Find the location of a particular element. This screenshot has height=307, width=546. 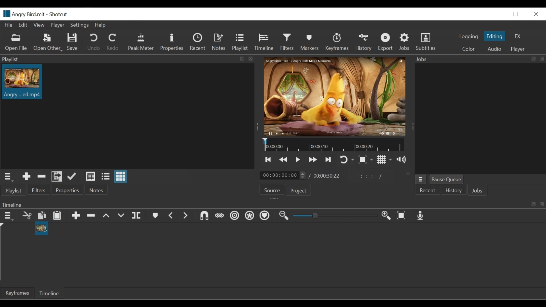

Peak Meter is located at coordinates (140, 42).